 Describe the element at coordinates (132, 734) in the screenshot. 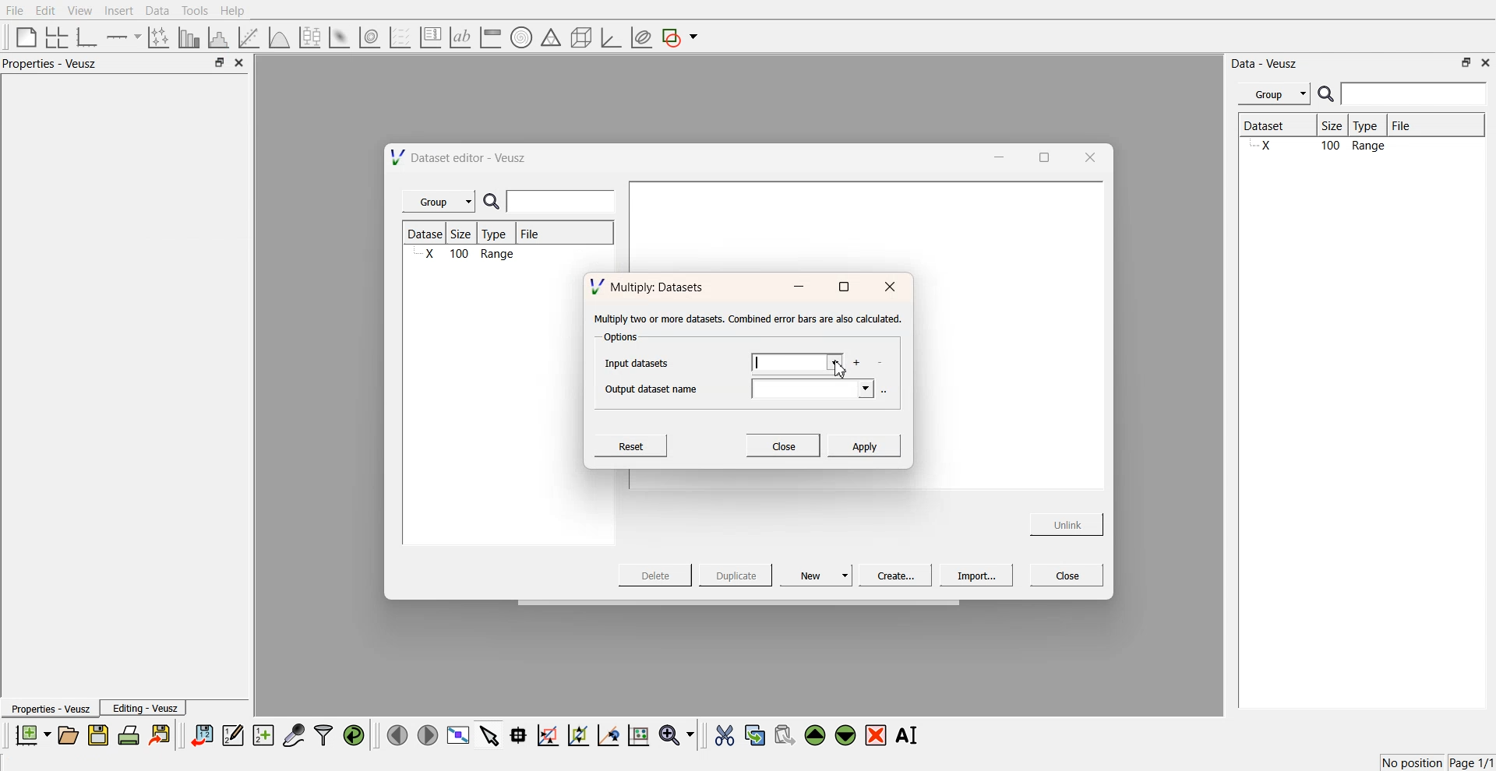

I see `print` at that location.